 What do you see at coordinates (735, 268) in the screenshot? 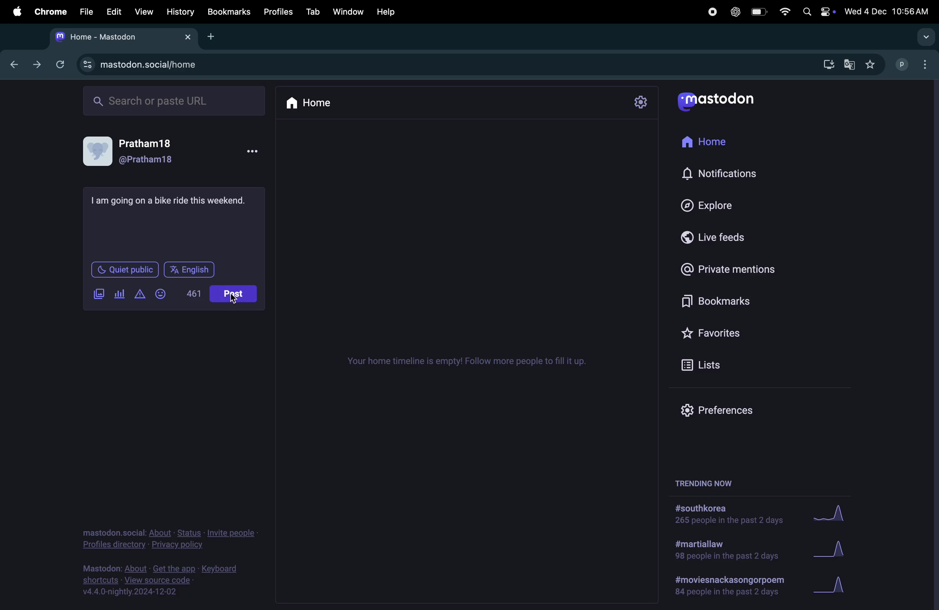
I see `private mentions` at bounding box center [735, 268].